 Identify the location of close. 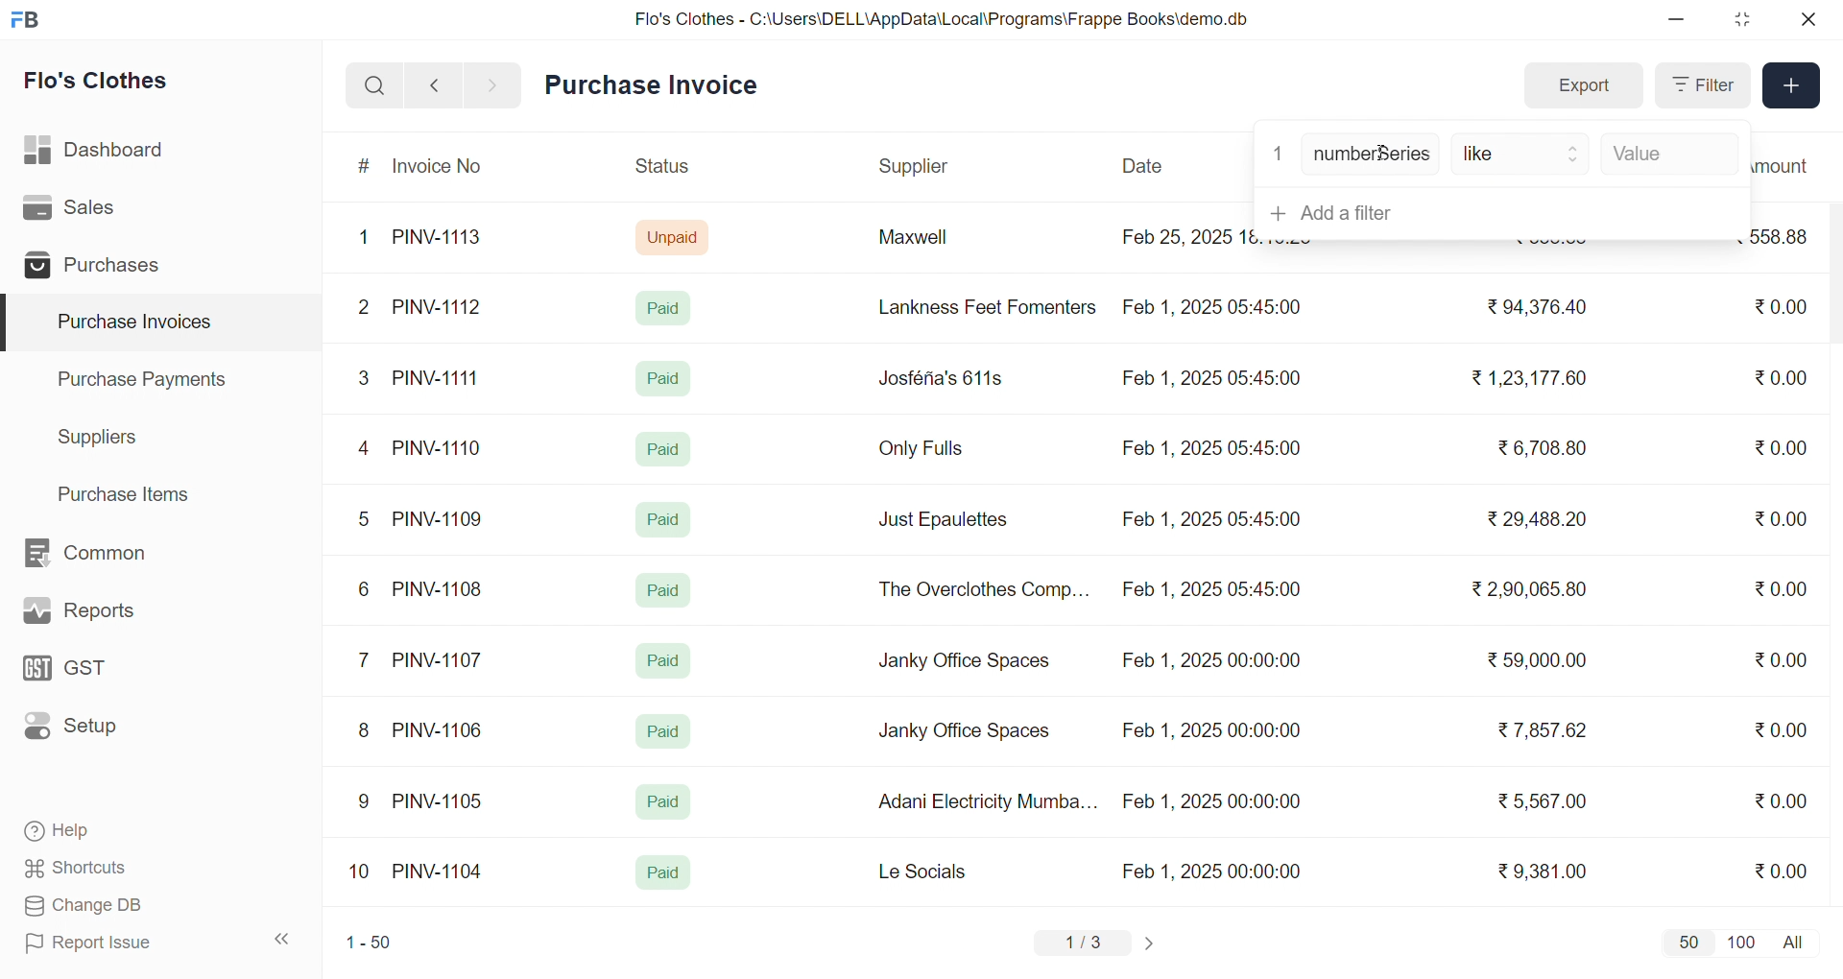
(1807, 19).